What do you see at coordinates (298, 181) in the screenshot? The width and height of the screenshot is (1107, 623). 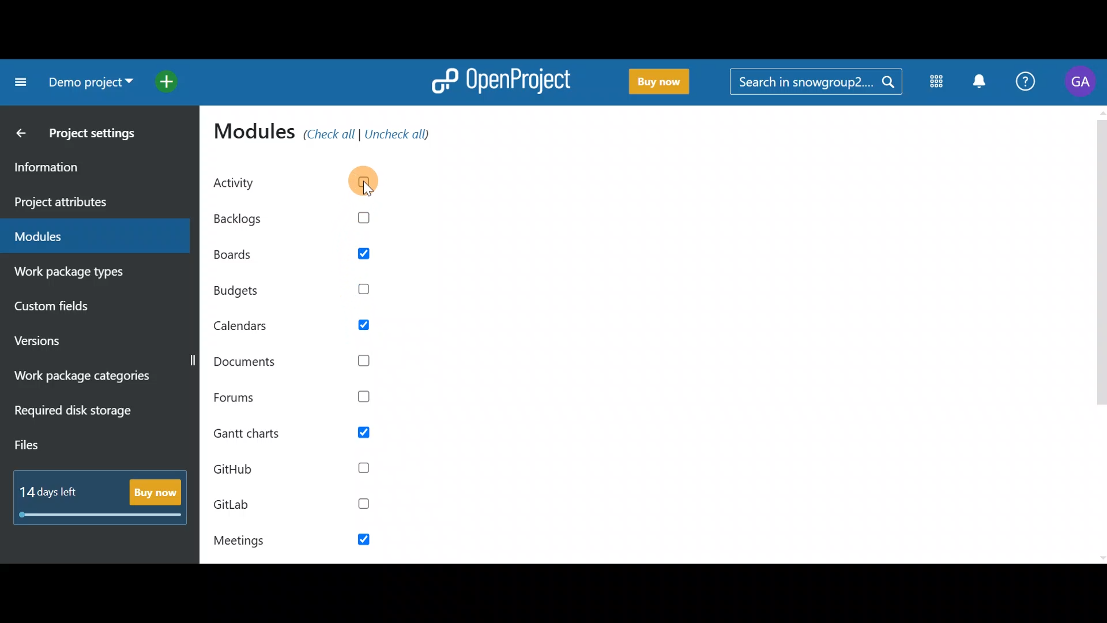 I see `Activity` at bounding box center [298, 181].